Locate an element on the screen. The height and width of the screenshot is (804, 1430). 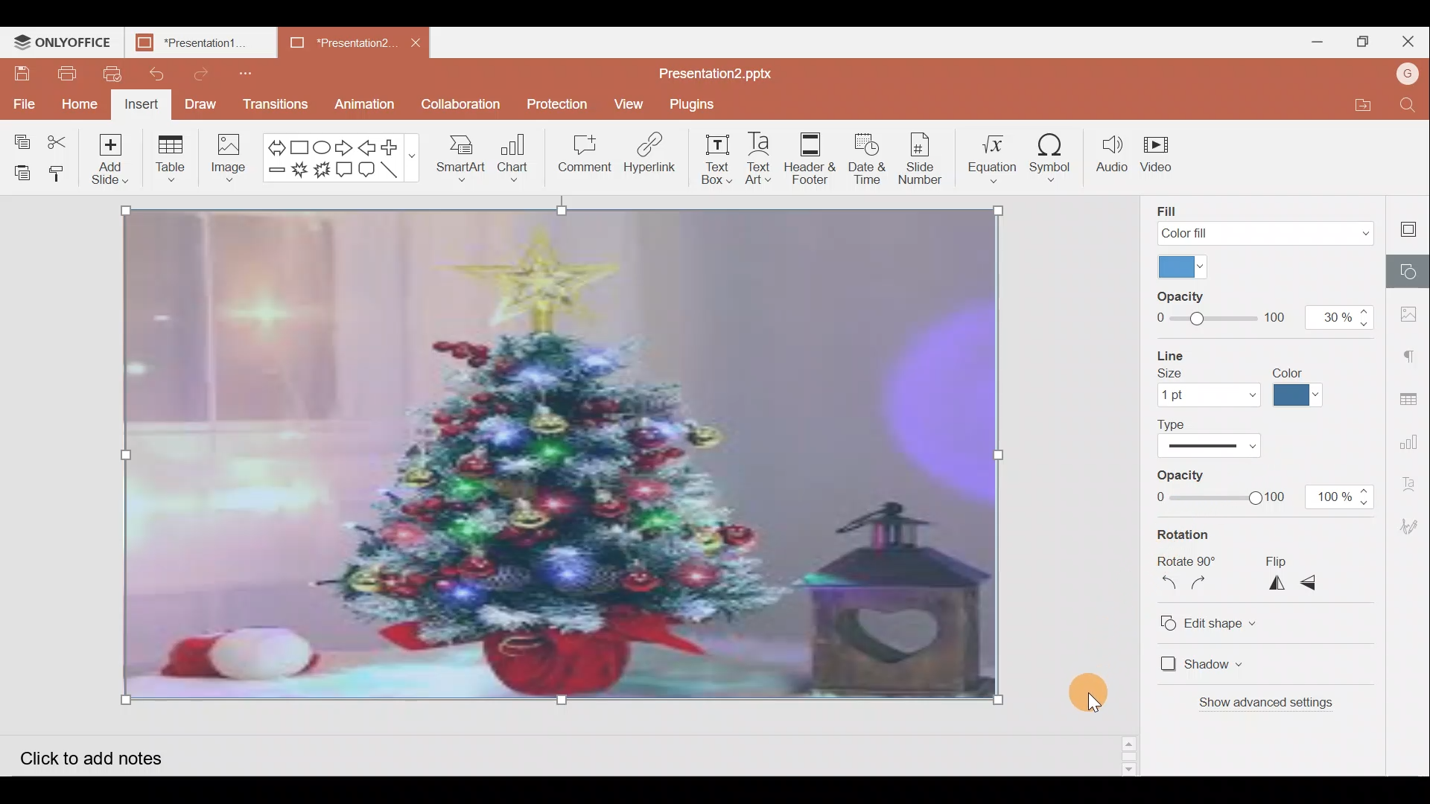
Image is located at coordinates (229, 158).